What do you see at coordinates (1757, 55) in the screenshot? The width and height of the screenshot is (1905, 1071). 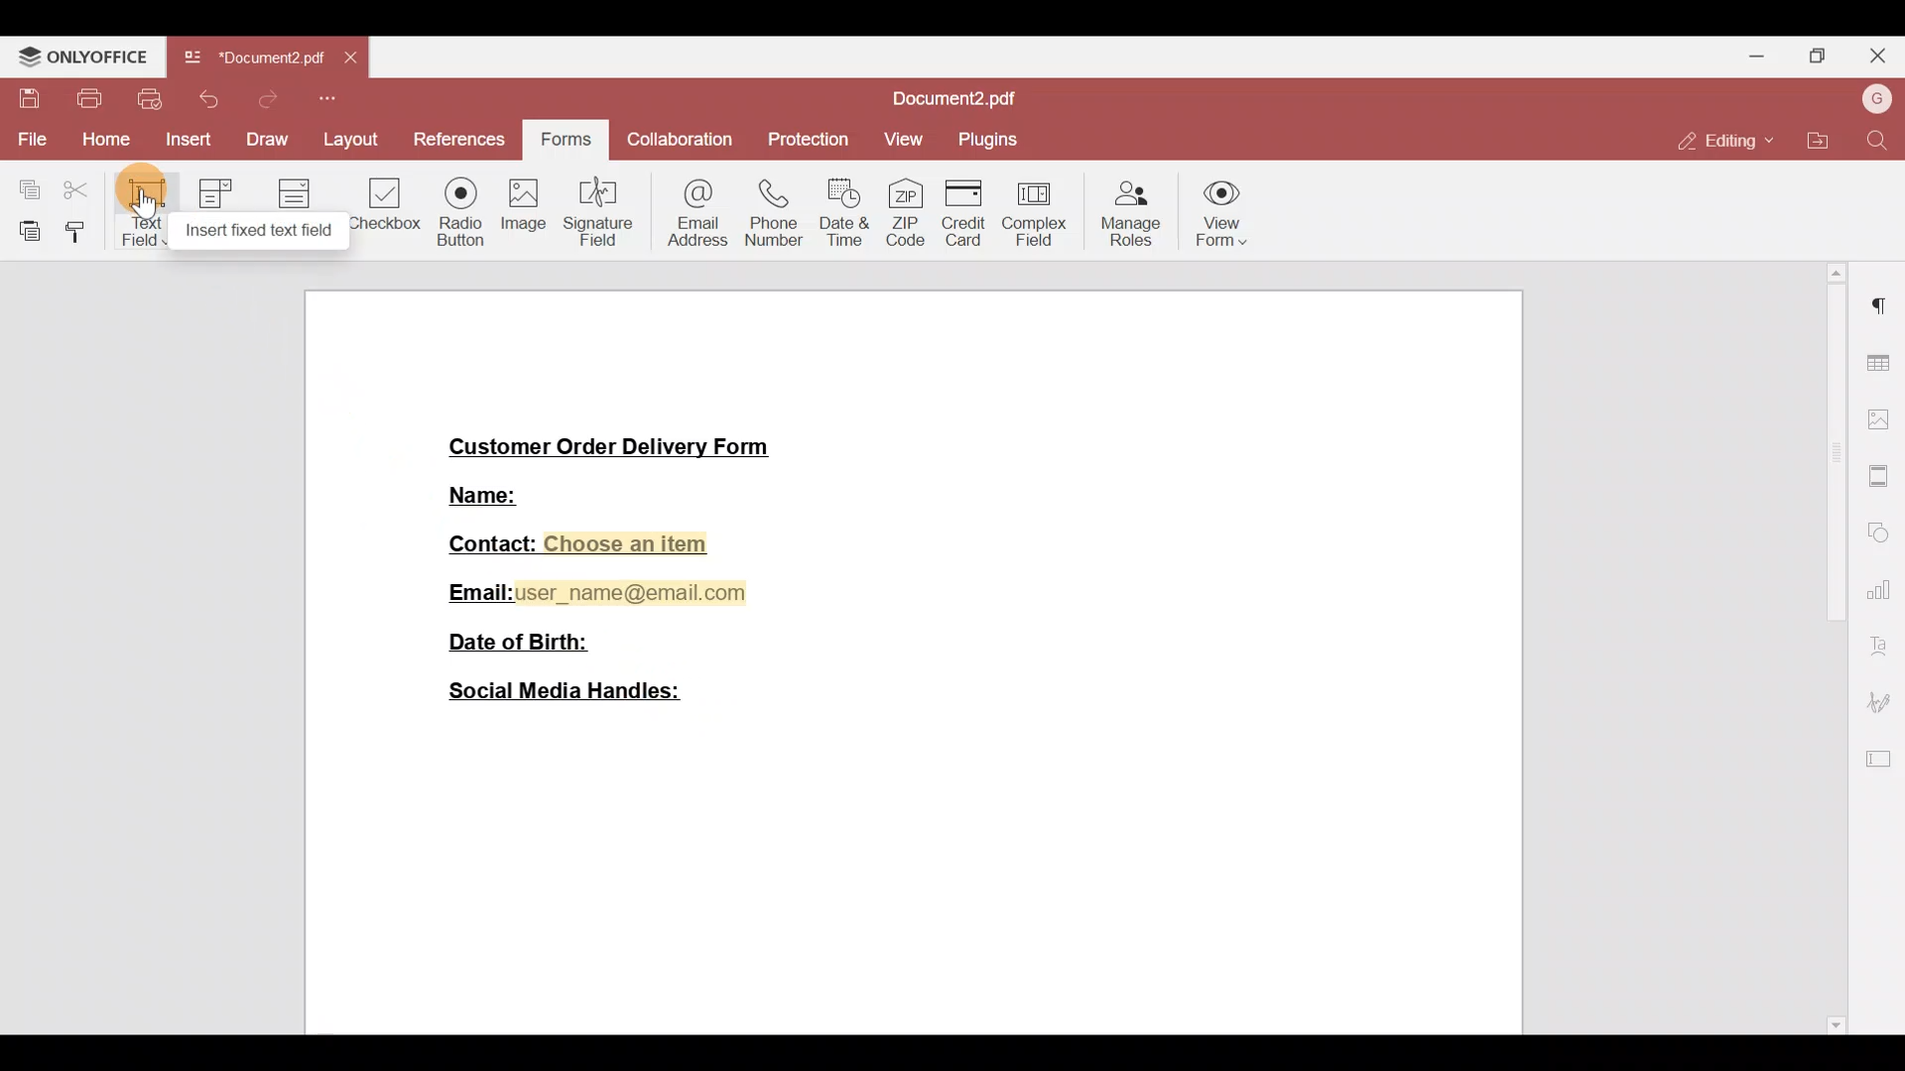 I see `Minimize` at bounding box center [1757, 55].